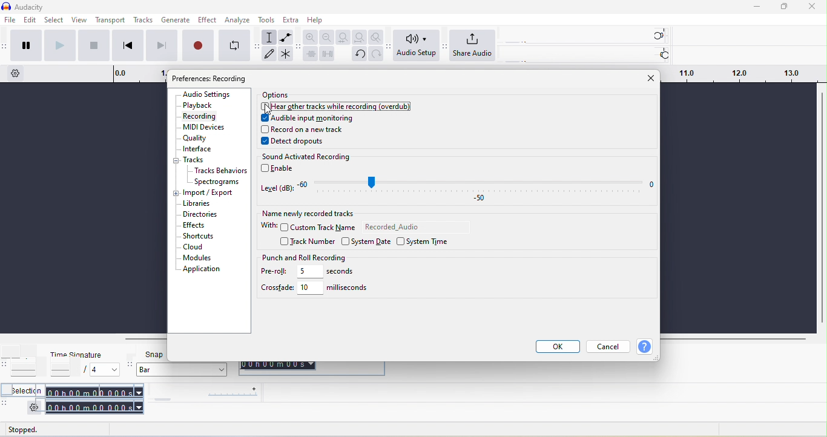  I want to click on minimize, so click(758, 8).